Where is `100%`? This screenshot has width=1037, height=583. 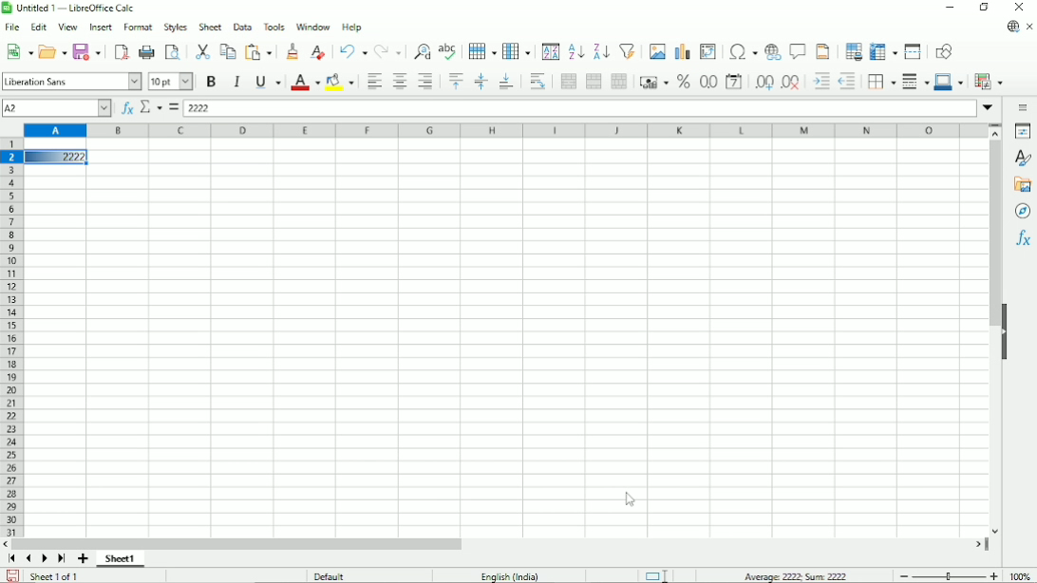
100% is located at coordinates (1020, 575).